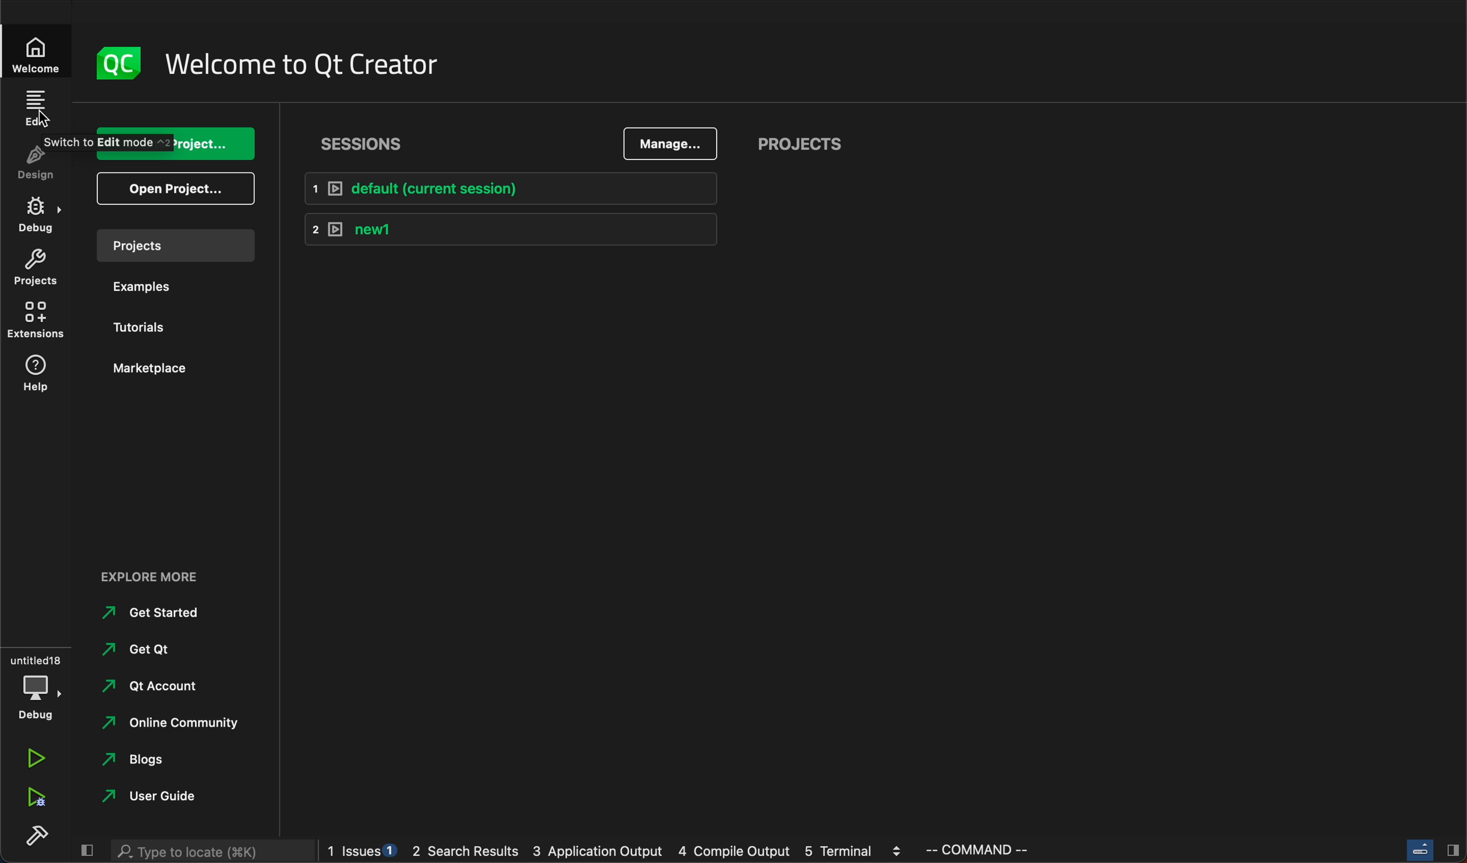 This screenshot has height=863, width=1467. Describe the element at coordinates (470, 854) in the screenshot. I see `2 search result` at that location.